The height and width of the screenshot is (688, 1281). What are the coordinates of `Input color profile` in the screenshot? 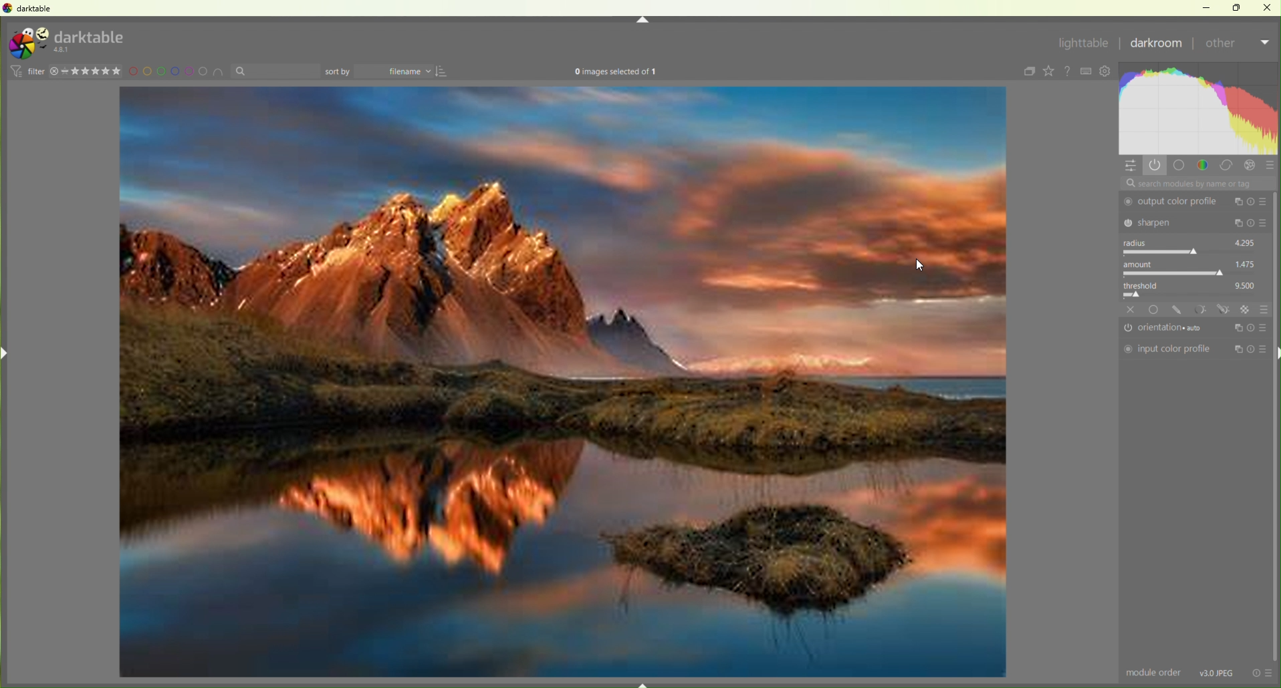 It's located at (1167, 349).